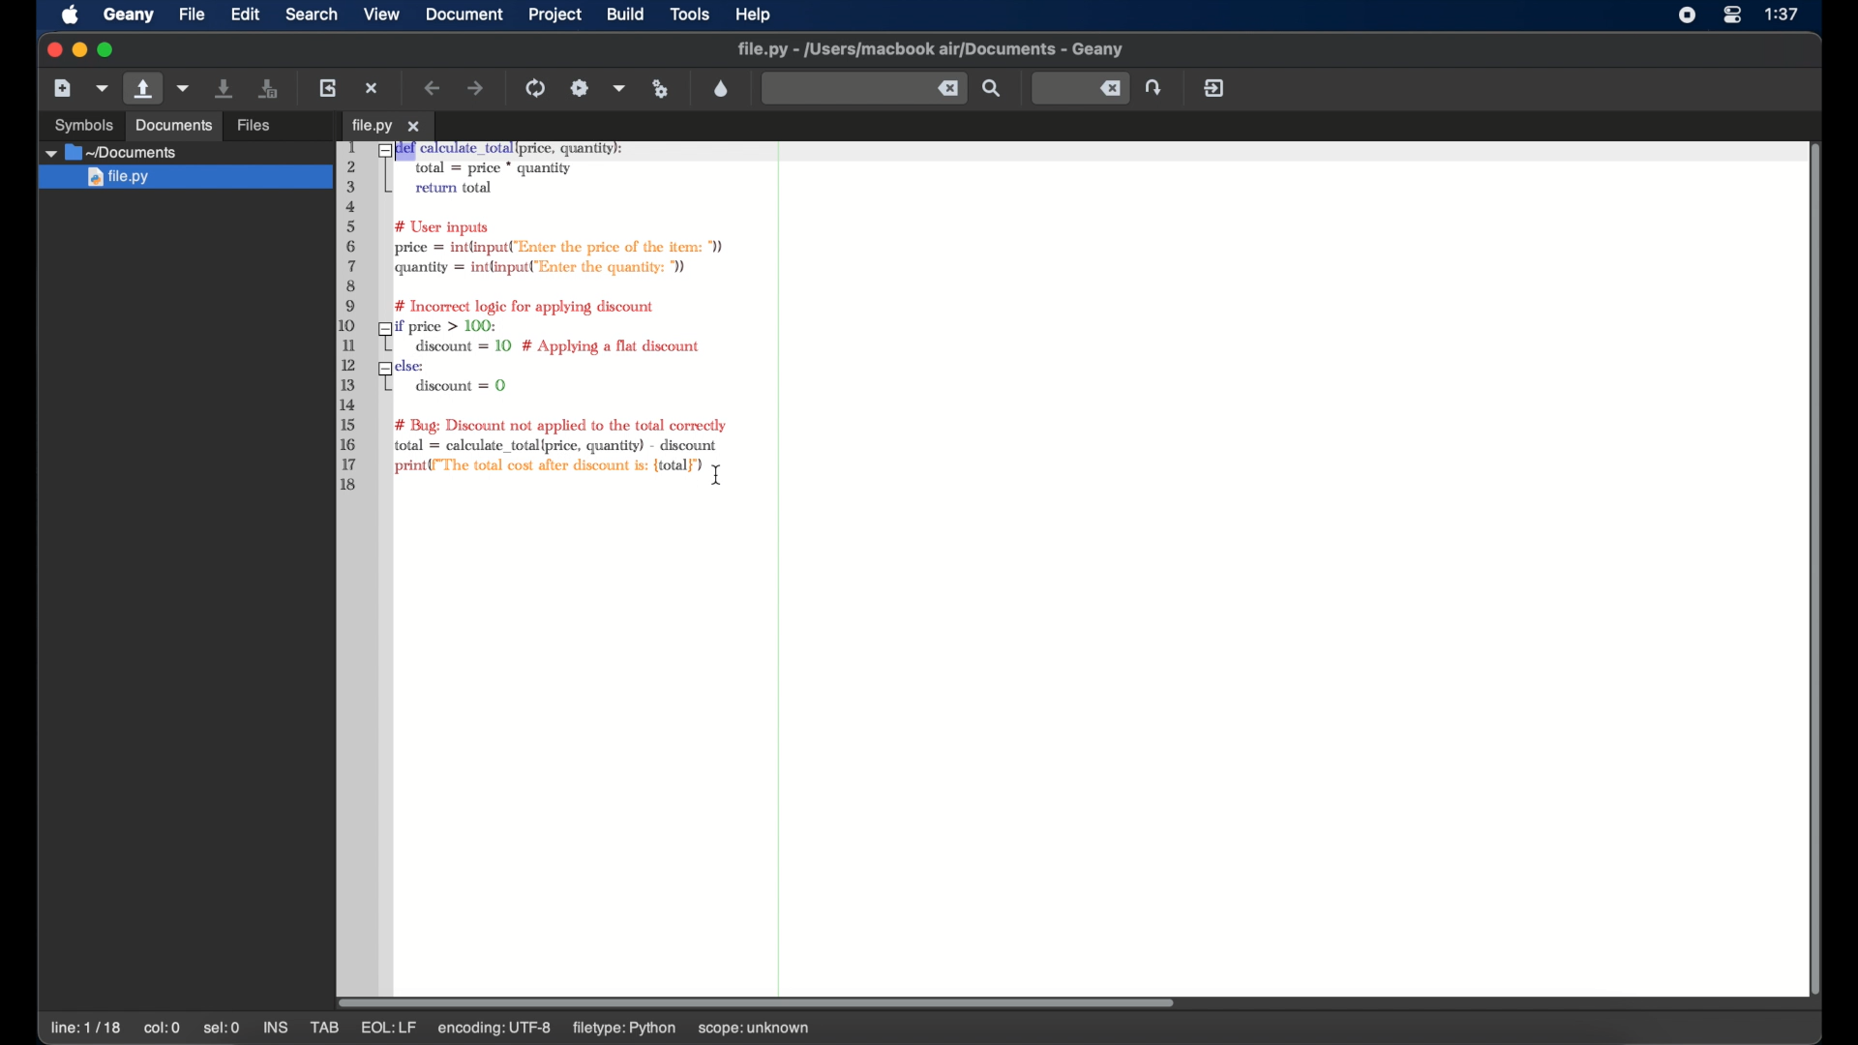 The height and width of the screenshot is (1045, 1858). What do you see at coordinates (434, 88) in the screenshot?
I see `navigate back a location` at bounding box center [434, 88].